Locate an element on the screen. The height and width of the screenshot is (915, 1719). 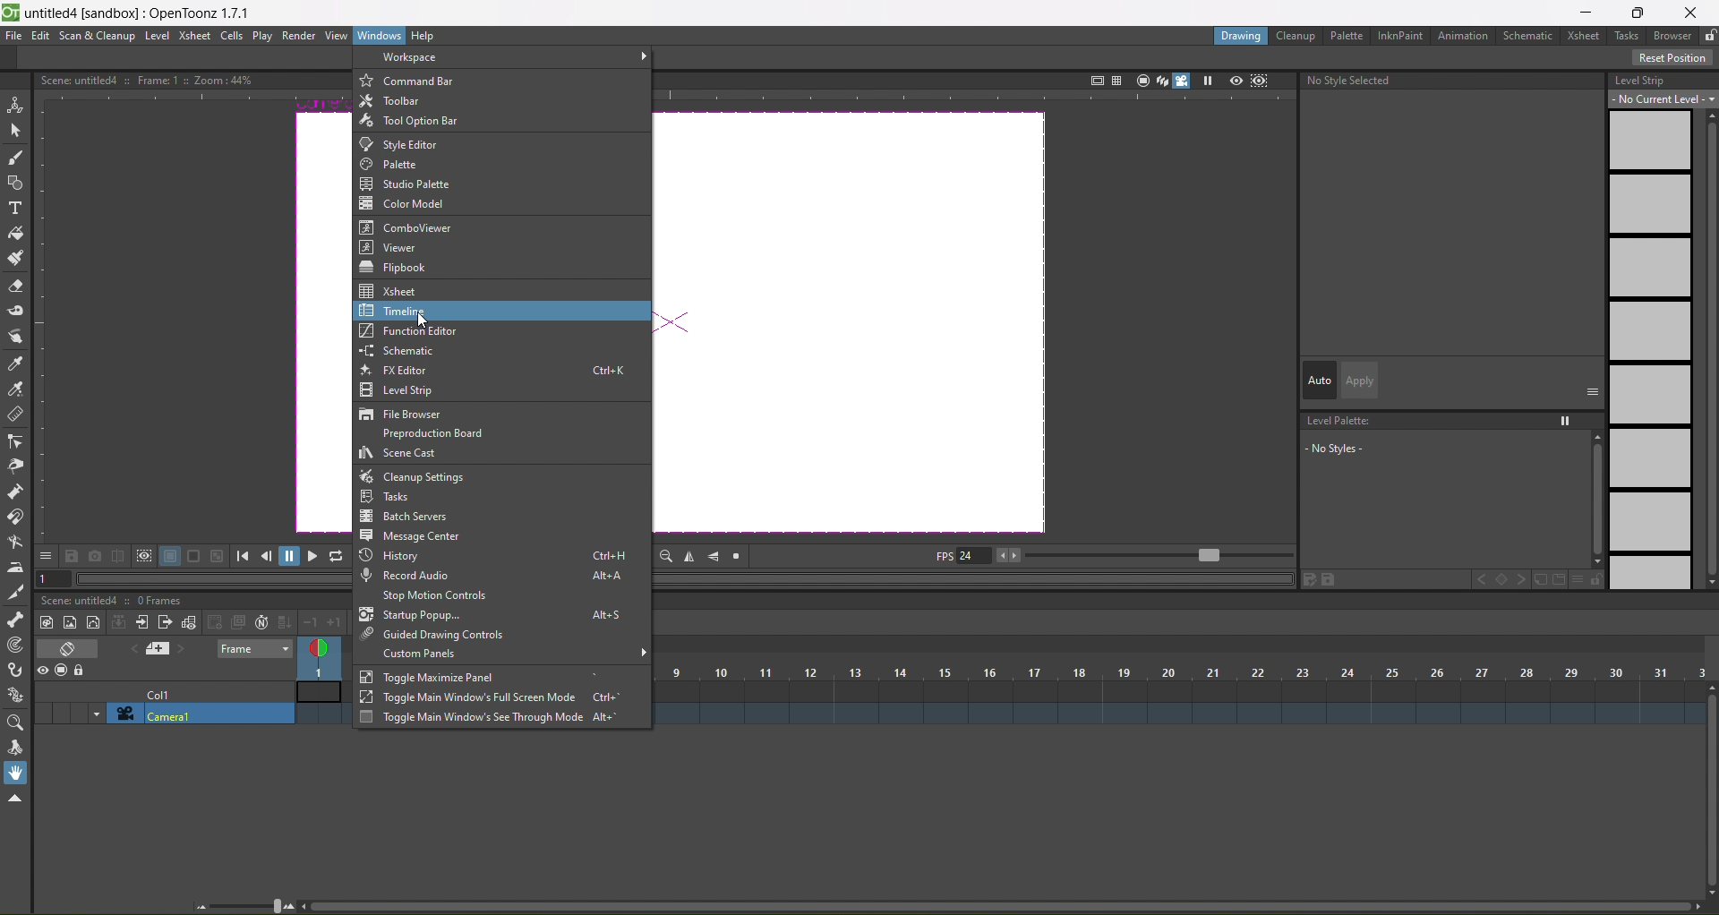
drawing is located at coordinates (1240, 36).